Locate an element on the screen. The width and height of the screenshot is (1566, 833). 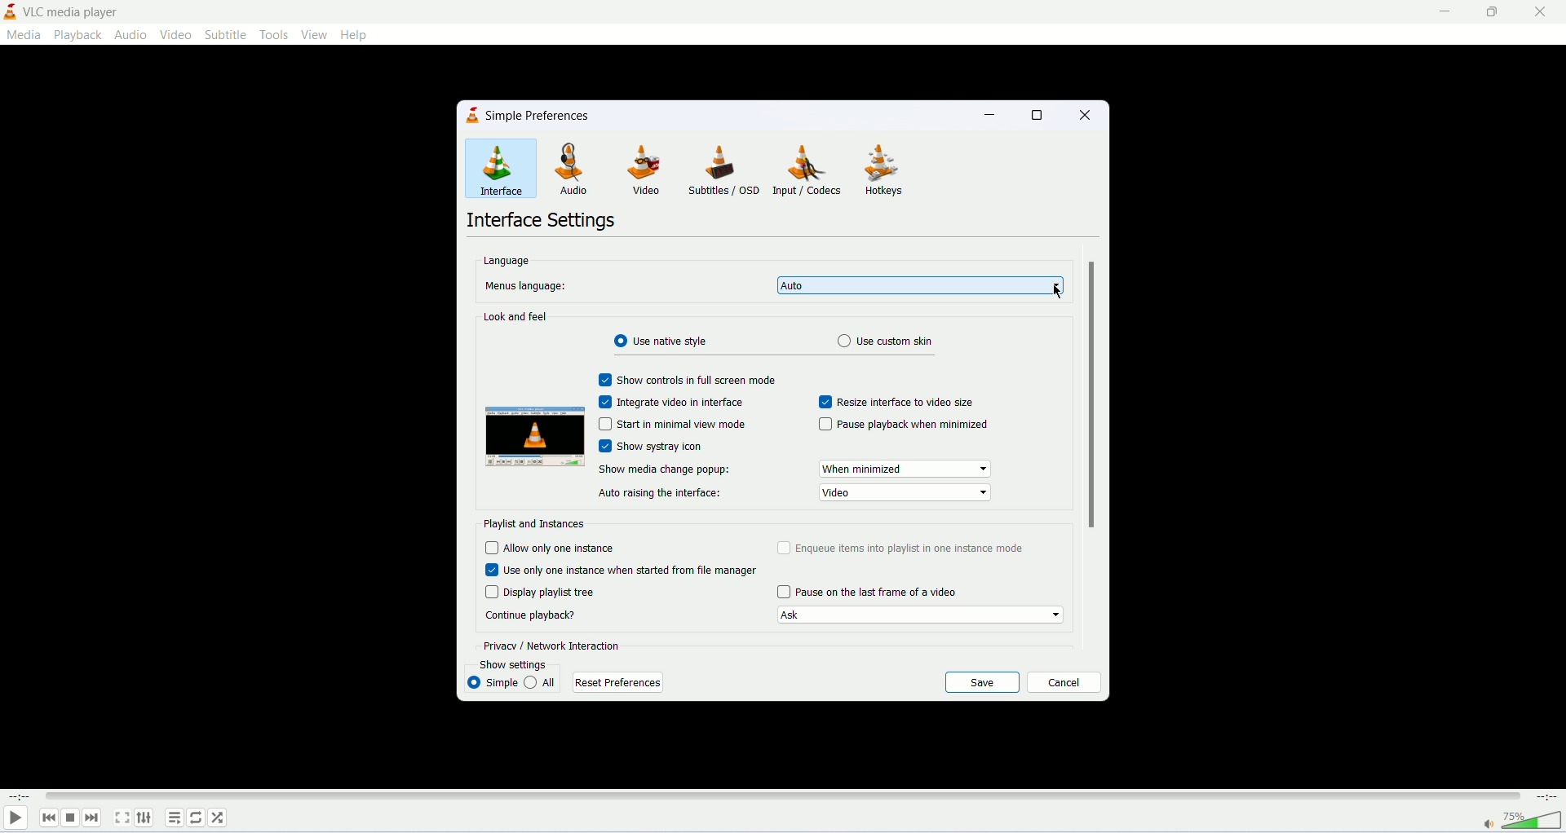
audio is located at coordinates (130, 34).